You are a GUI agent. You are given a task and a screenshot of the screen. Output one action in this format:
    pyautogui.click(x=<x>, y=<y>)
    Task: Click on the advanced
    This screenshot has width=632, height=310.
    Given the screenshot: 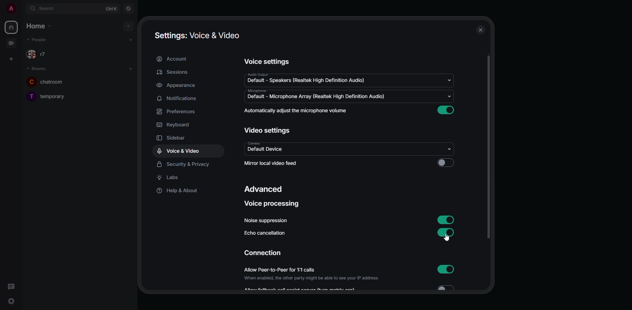 What is the action you would take?
    pyautogui.click(x=265, y=190)
    